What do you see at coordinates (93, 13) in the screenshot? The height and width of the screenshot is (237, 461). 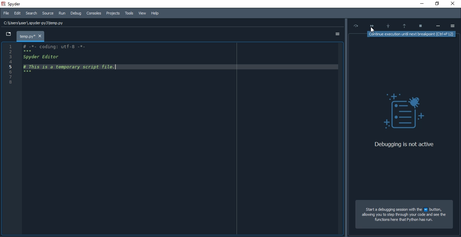 I see `Consoles` at bounding box center [93, 13].